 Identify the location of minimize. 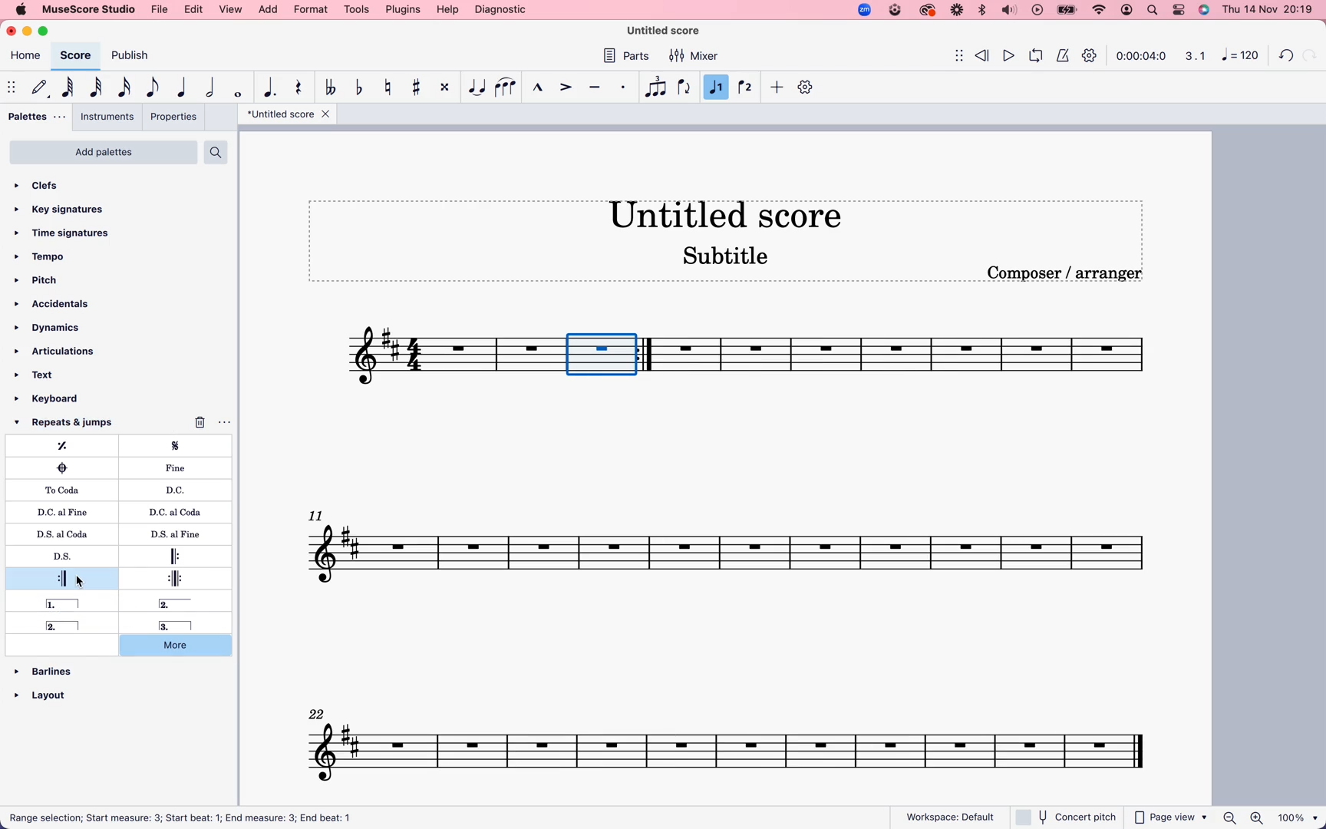
(30, 31).